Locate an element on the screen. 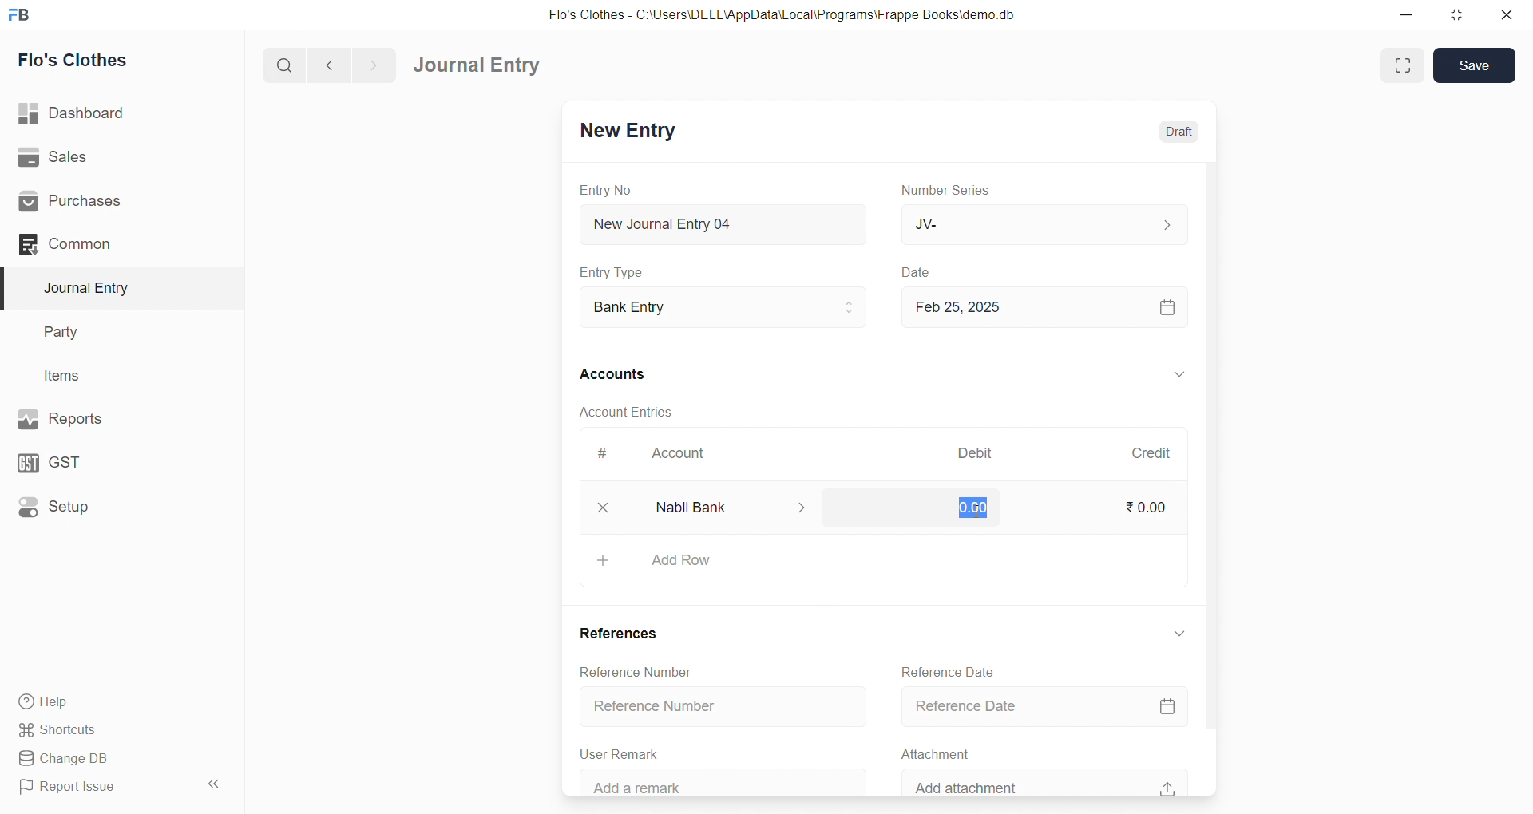  Number Series is located at coordinates (949, 189).